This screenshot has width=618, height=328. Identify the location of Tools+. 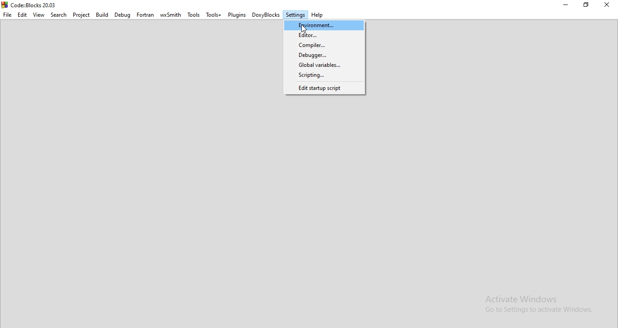
(214, 15).